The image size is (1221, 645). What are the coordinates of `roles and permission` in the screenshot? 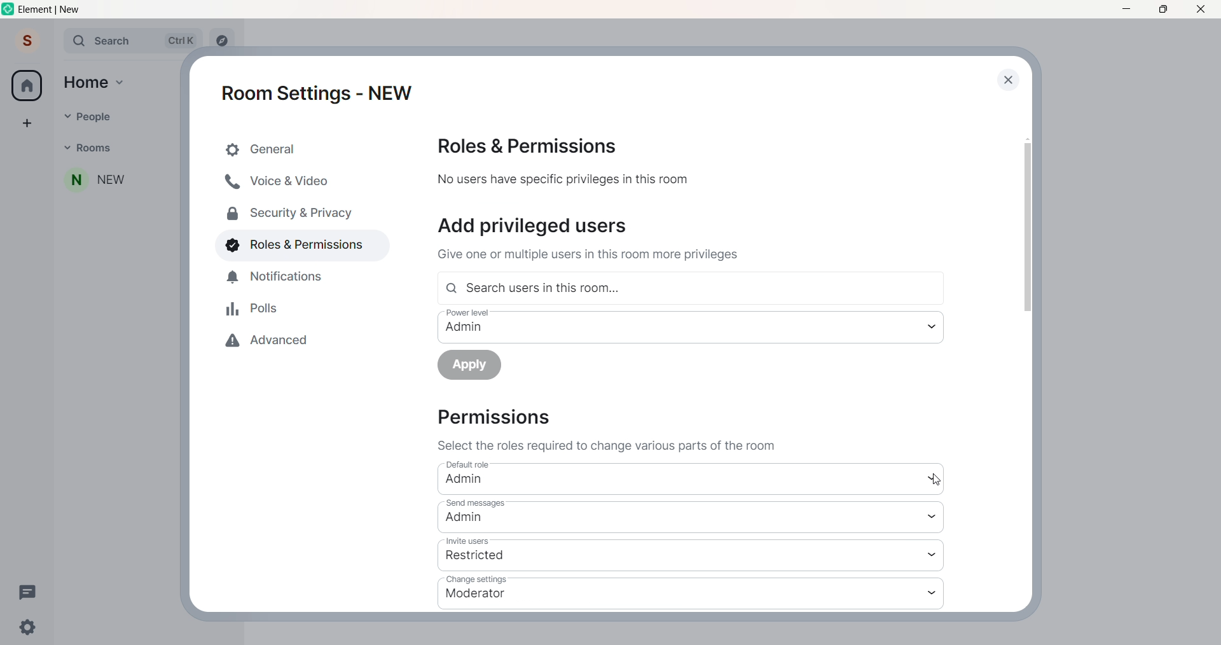 It's located at (533, 146).